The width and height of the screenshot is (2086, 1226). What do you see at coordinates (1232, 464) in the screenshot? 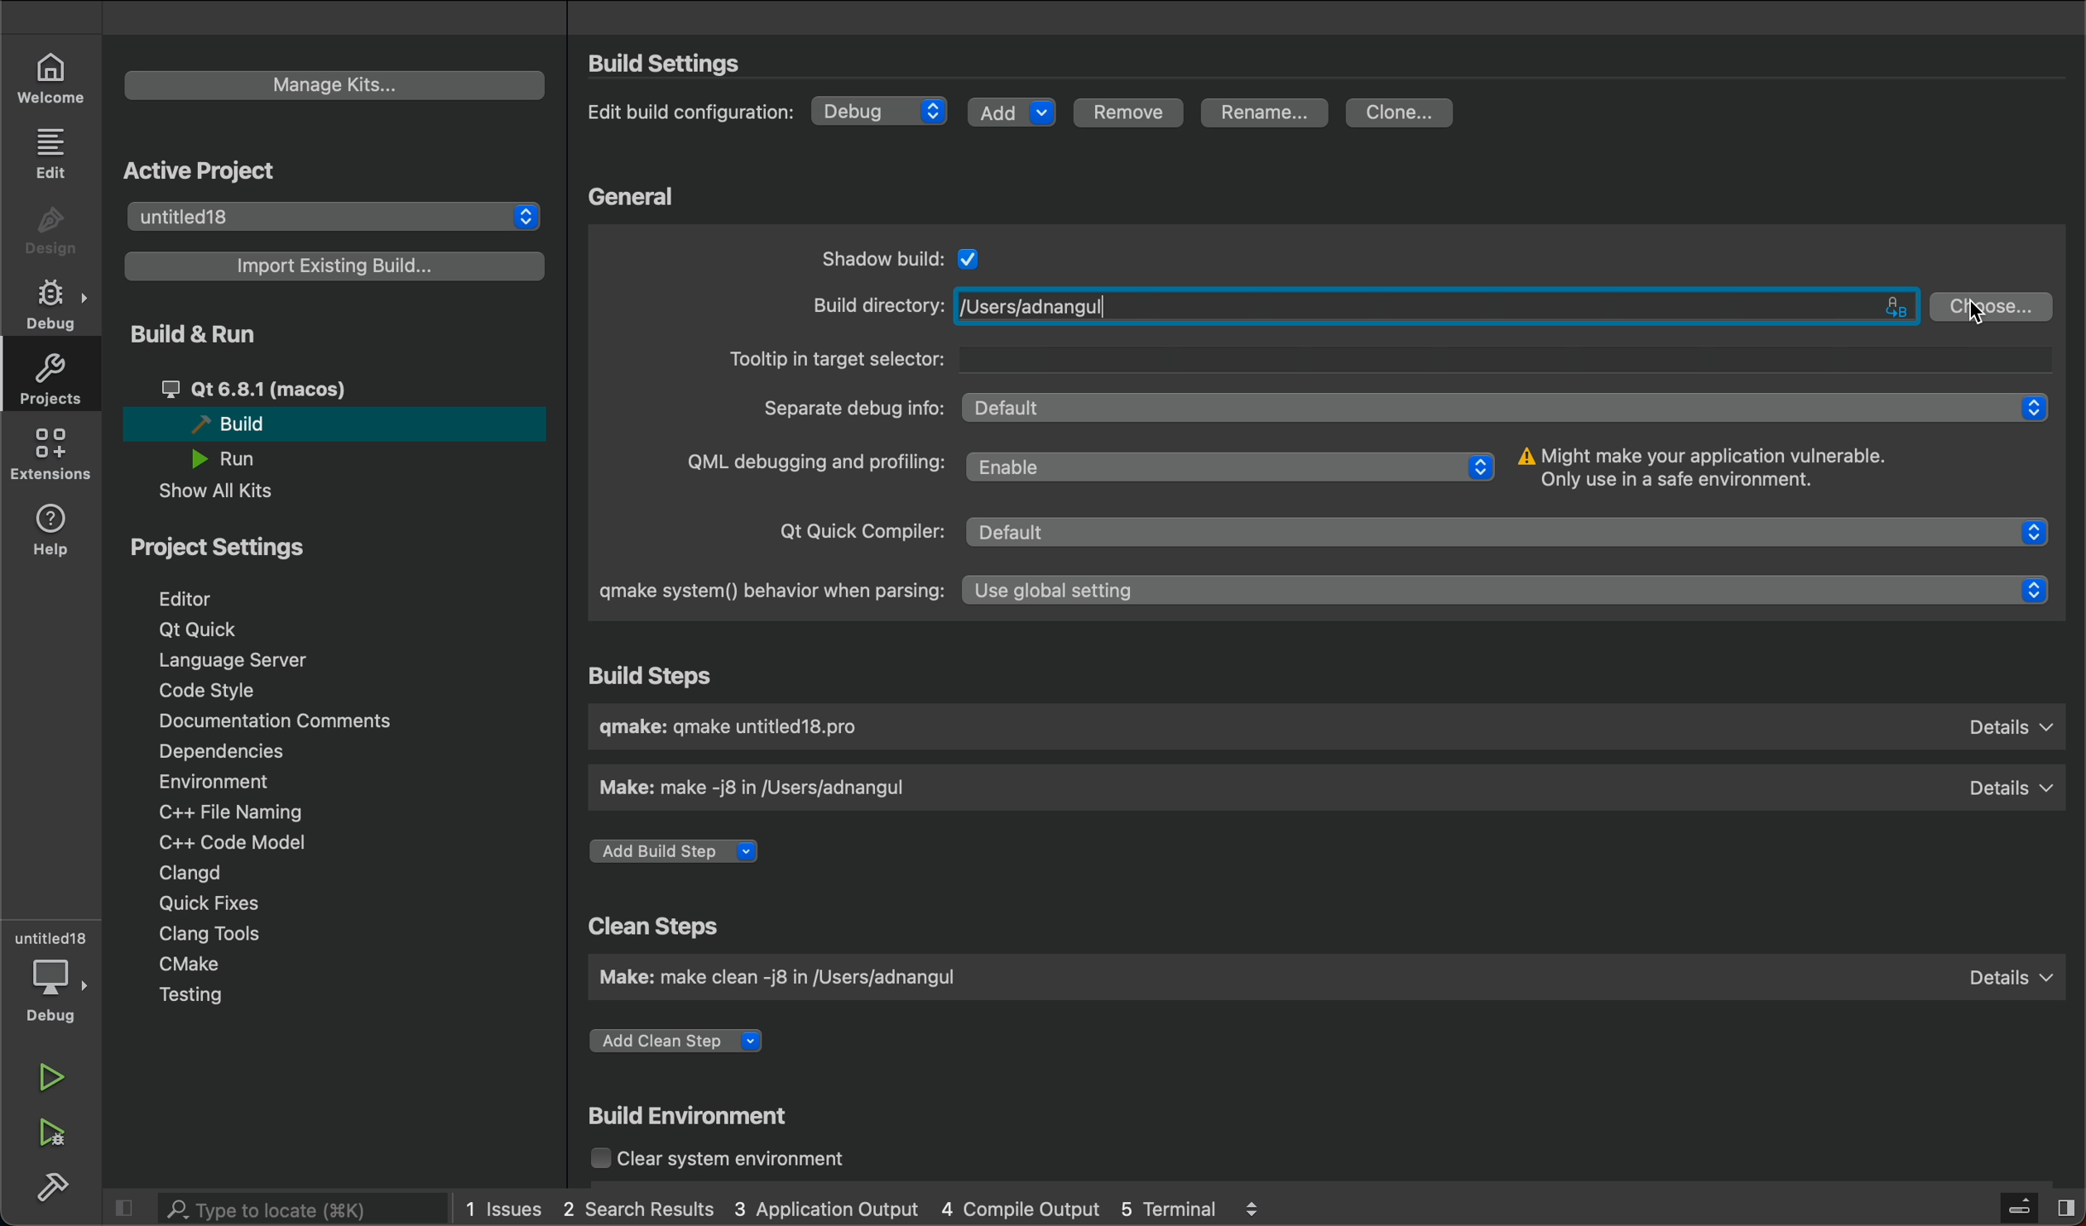
I see `Enable` at bounding box center [1232, 464].